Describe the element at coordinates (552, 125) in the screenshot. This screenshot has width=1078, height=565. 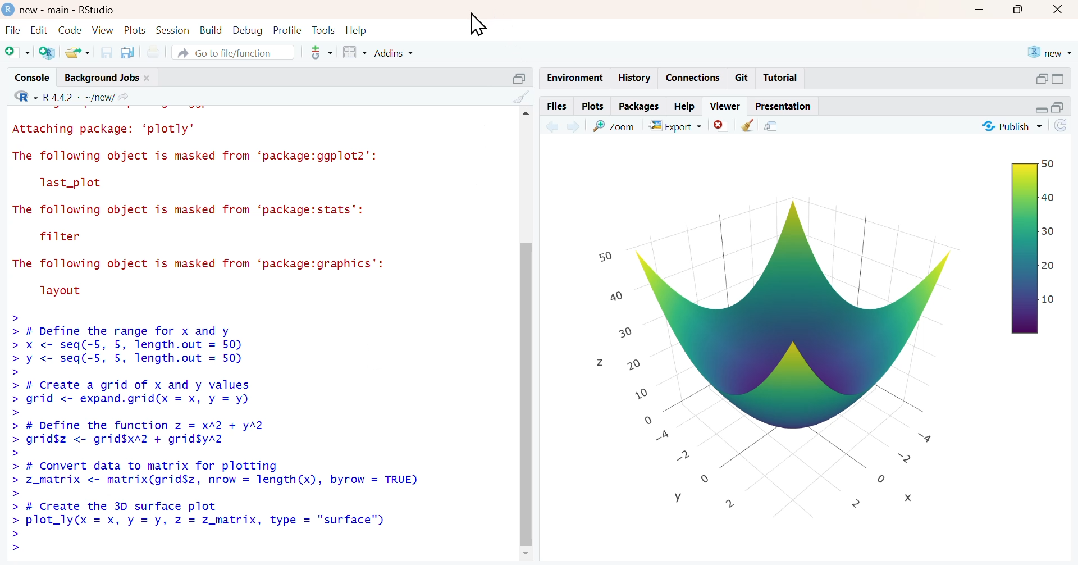
I see `previous plot` at that location.